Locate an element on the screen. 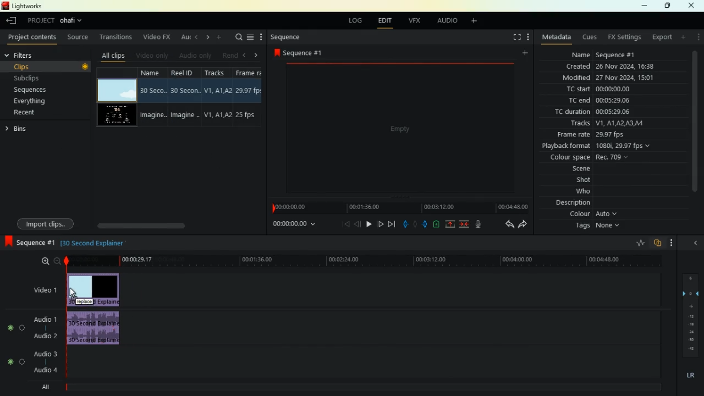 This screenshot has width=704, height=396. maximize is located at coordinates (666, 6).